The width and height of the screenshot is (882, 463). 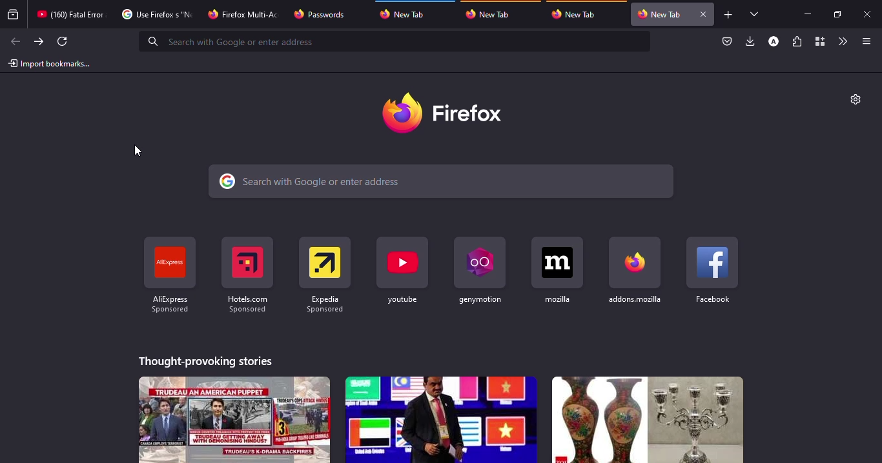 What do you see at coordinates (15, 41) in the screenshot?
I see `back` at bounding box center [15, 41].